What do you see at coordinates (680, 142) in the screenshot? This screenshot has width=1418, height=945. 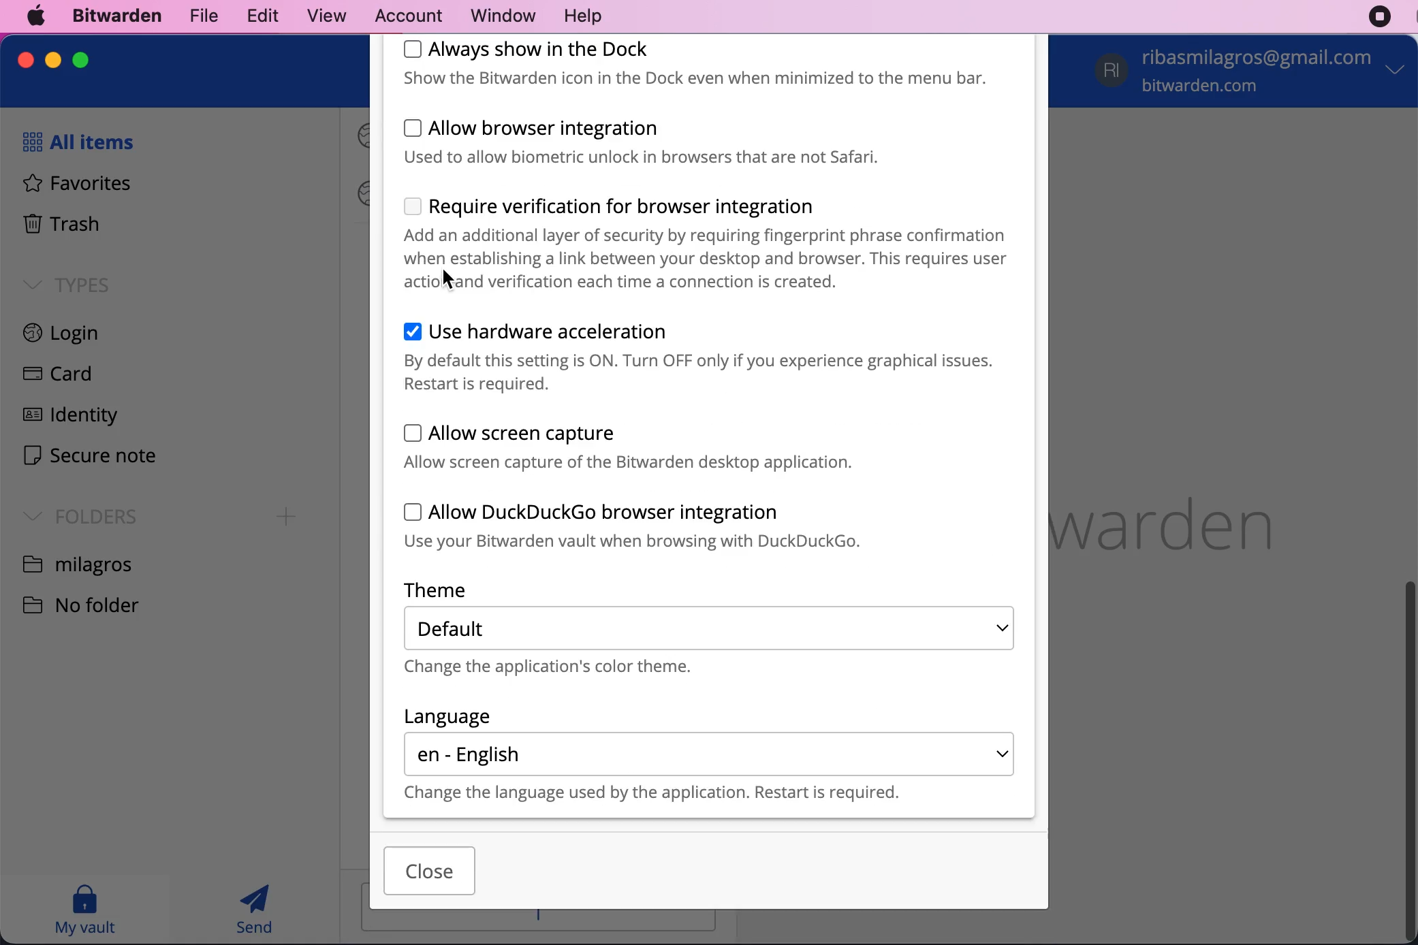 I see `allow browser integration` at bounding box center [680, 142].